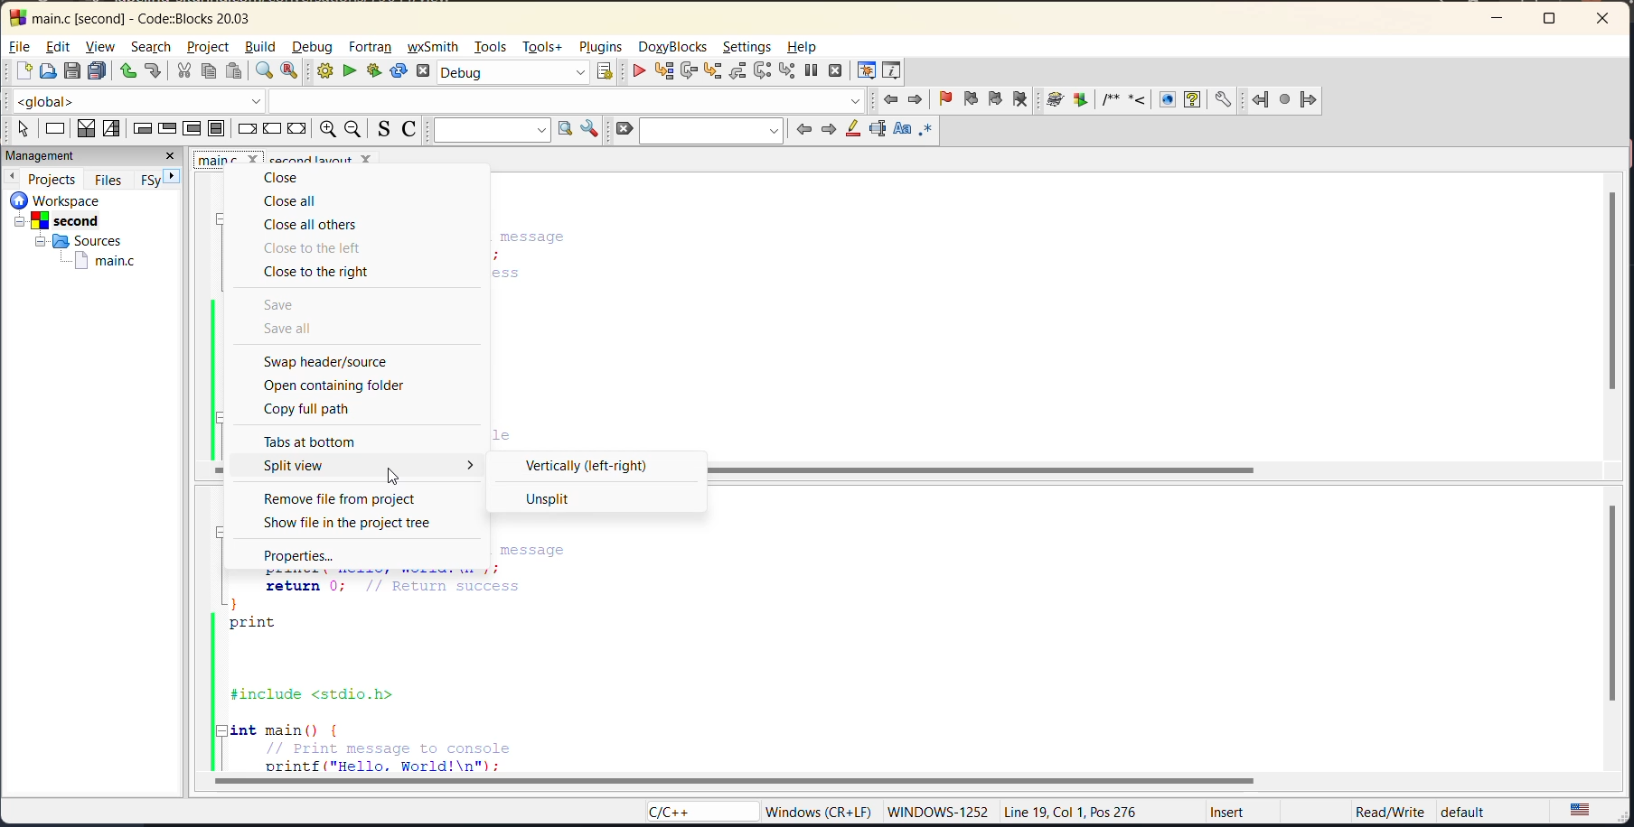 The width and height of the screenshot is (1634, 827). Describe the element at coordinates (711, 131) in the screenshot. I see `search` at that location.